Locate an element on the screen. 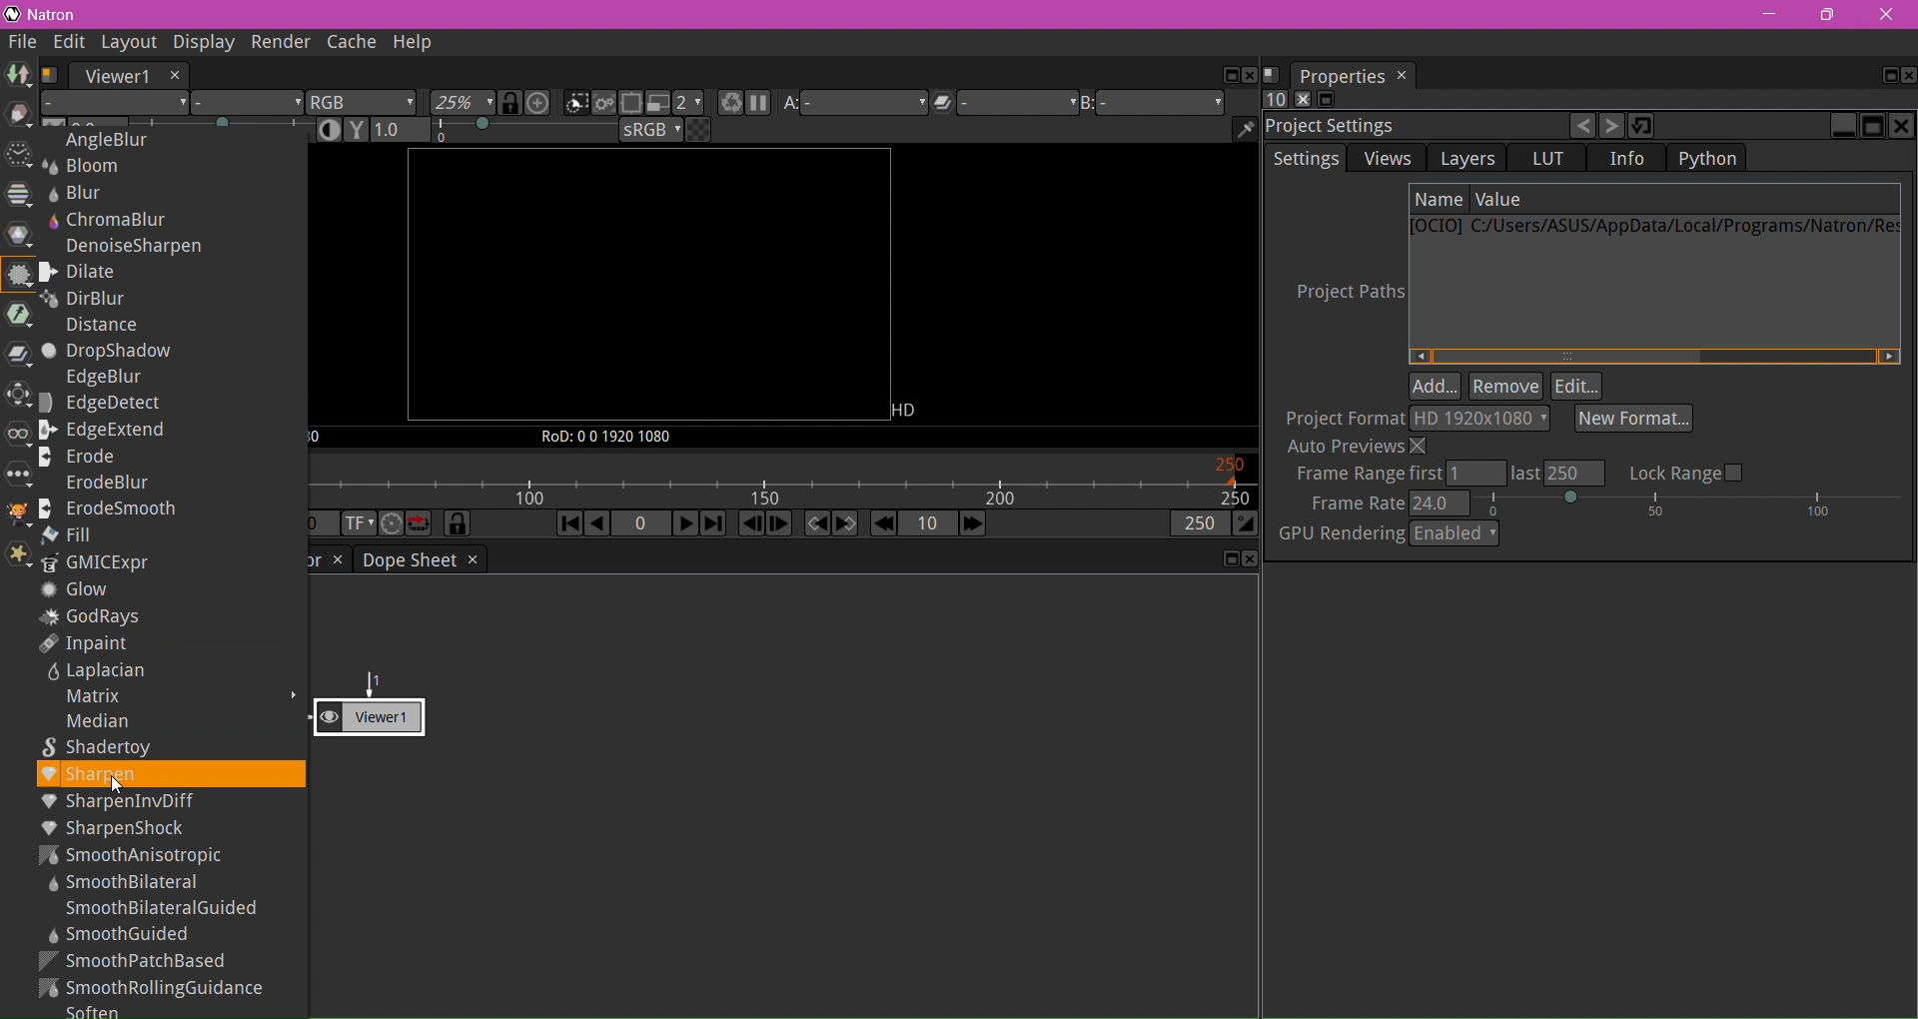 Image resolution: width=1918 pixels, height=1019 pixels. Filter is located at coordinates (19, 277).